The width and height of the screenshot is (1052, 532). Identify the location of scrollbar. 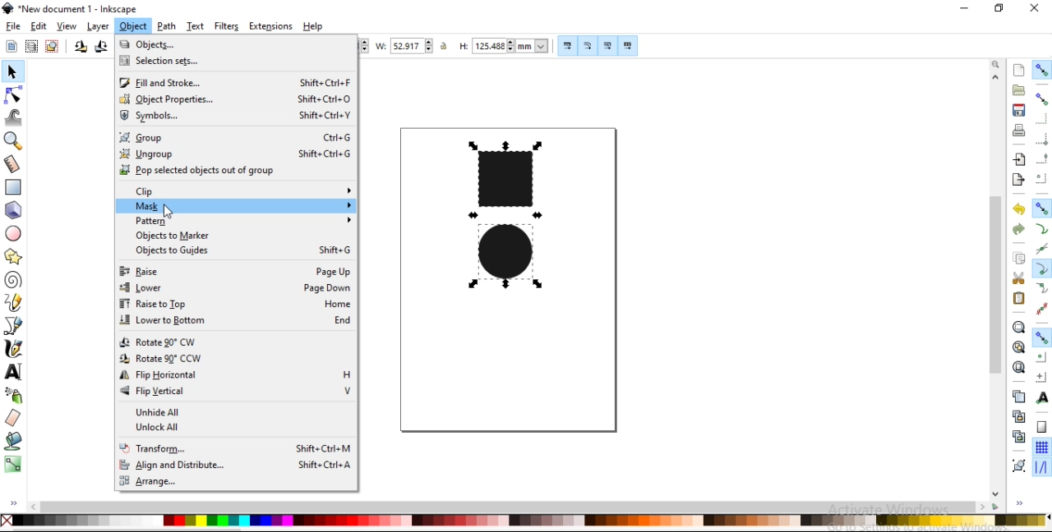
(508, 506).